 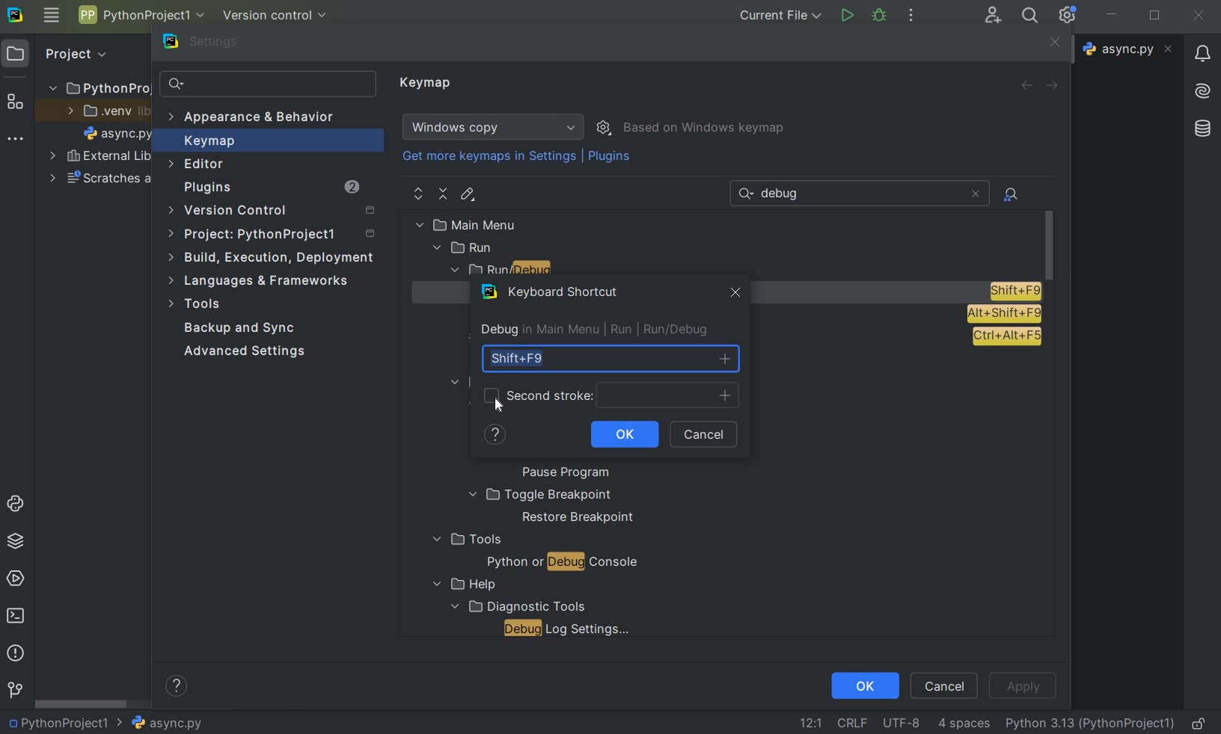 I want to click on run, so click(x=465, y=248).